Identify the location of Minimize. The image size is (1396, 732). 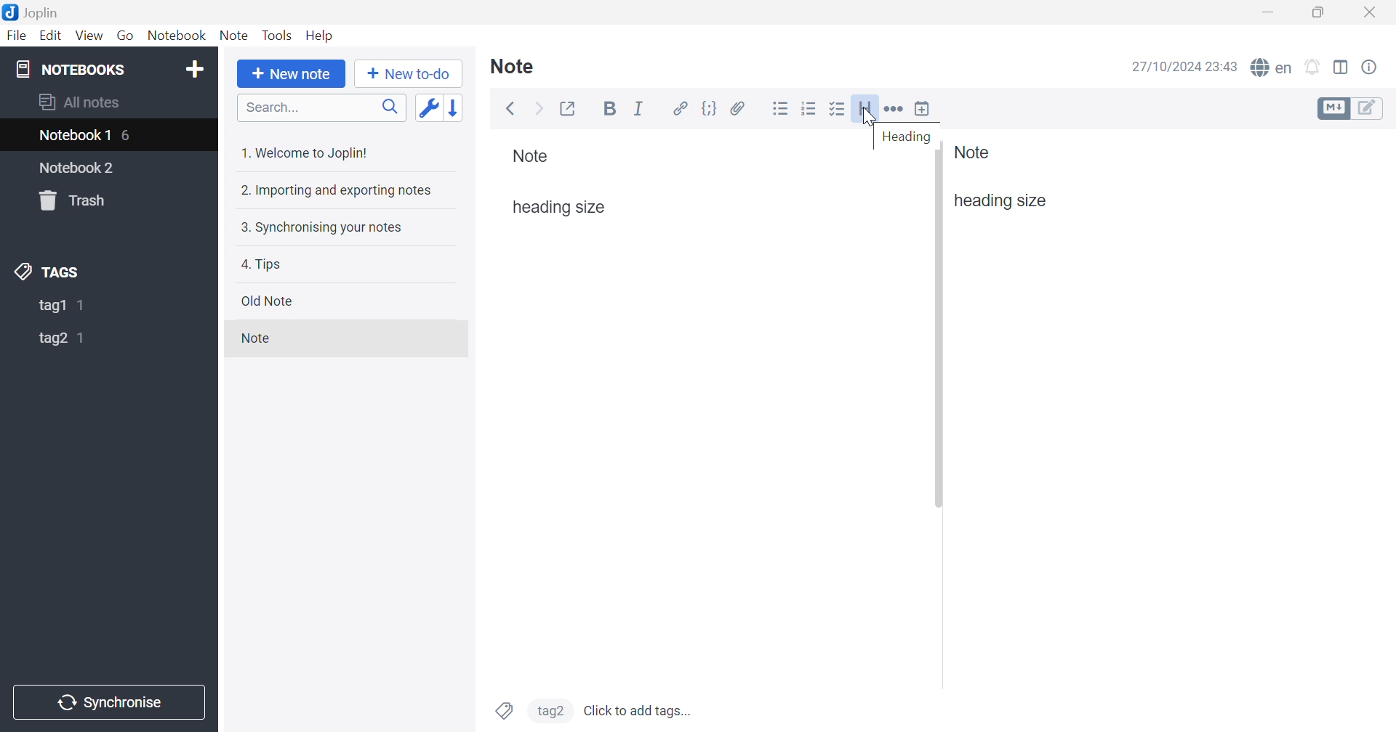
(1270, 14).